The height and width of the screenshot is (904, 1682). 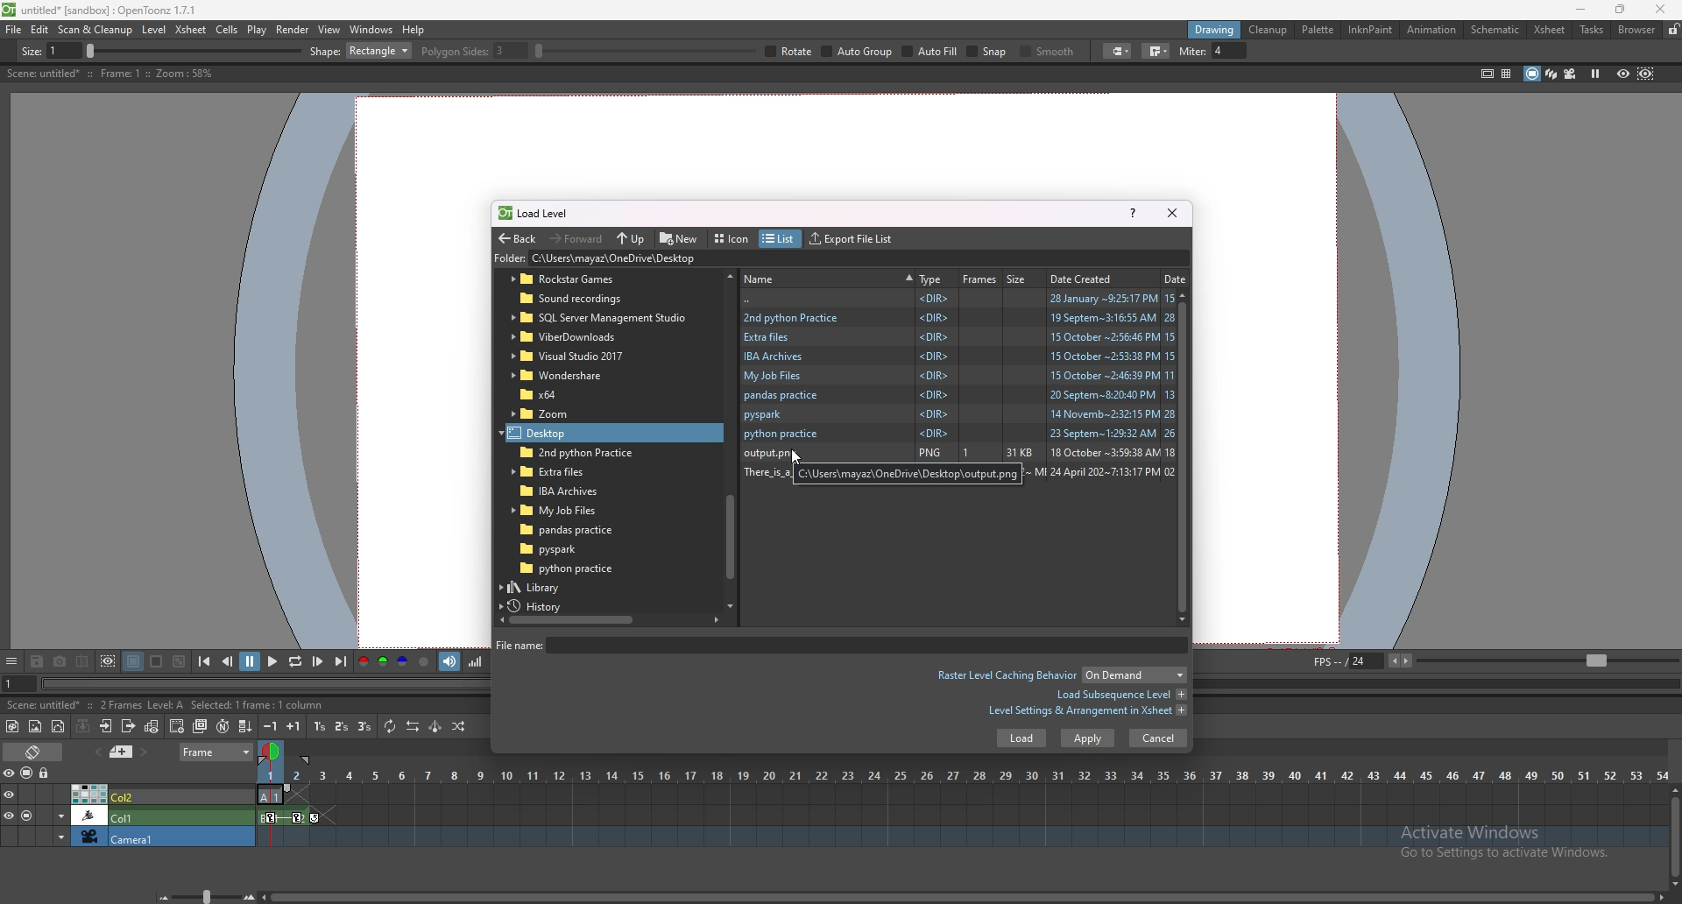 I want to click on shape, so click(x=713, y=51).